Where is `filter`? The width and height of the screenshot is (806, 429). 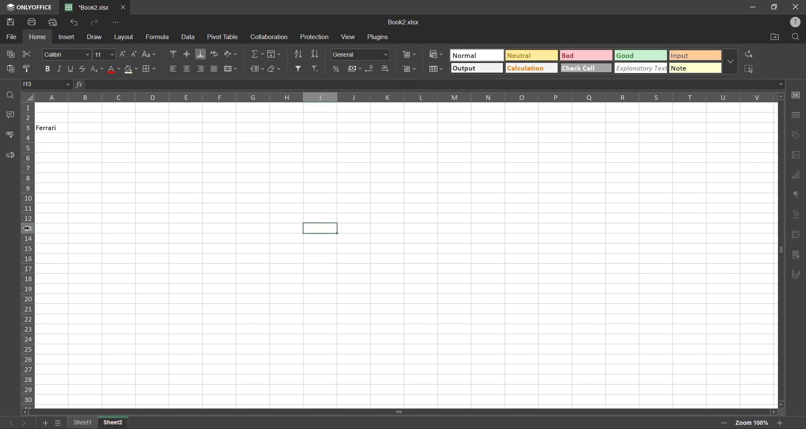
filter is located at coordinates (299, 69).